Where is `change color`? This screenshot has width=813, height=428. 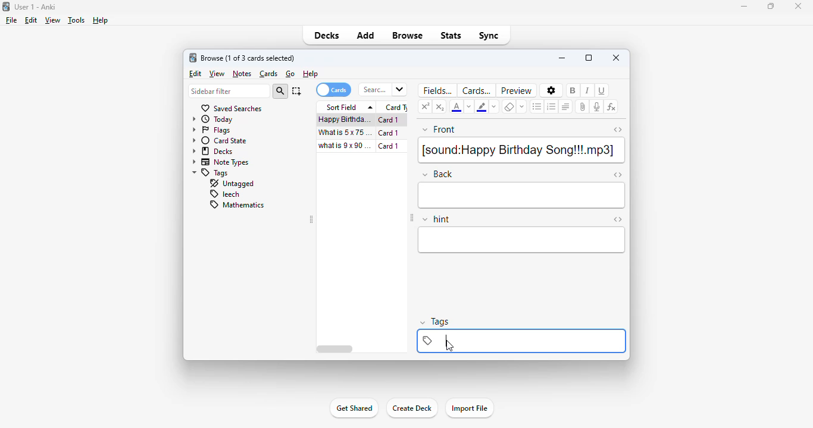 change color is located at coordinates (470, 107).